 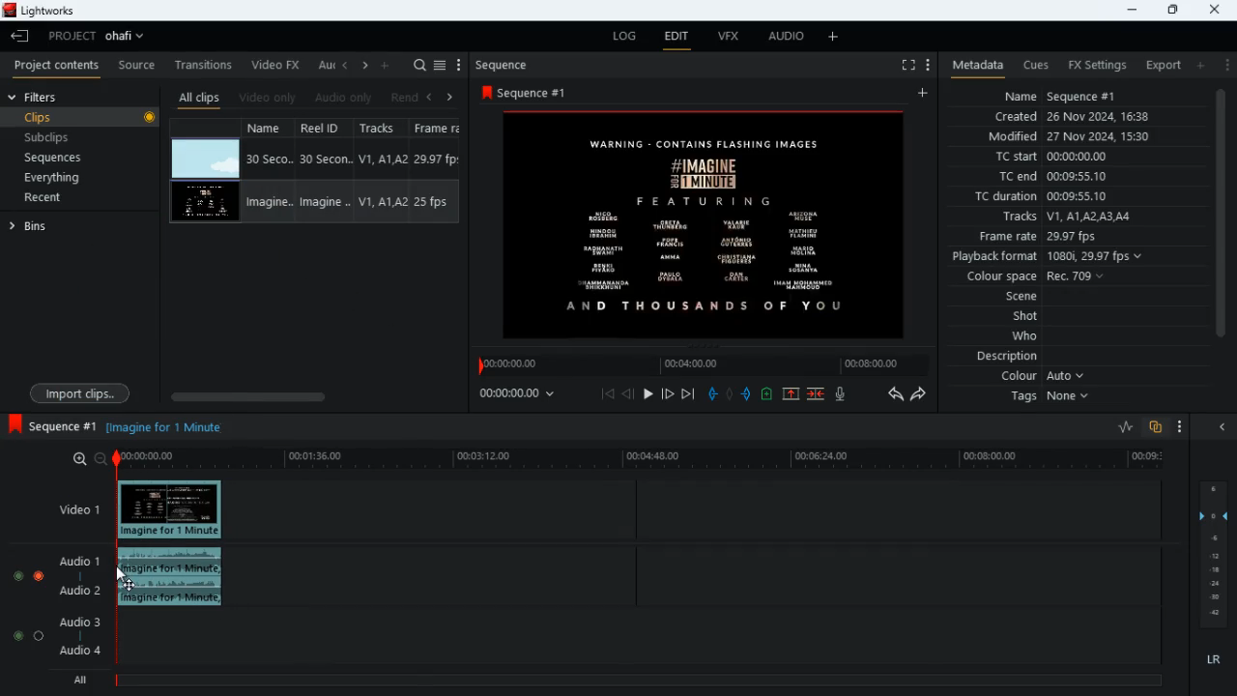 I want to click on all, so click(x=77, y=681).